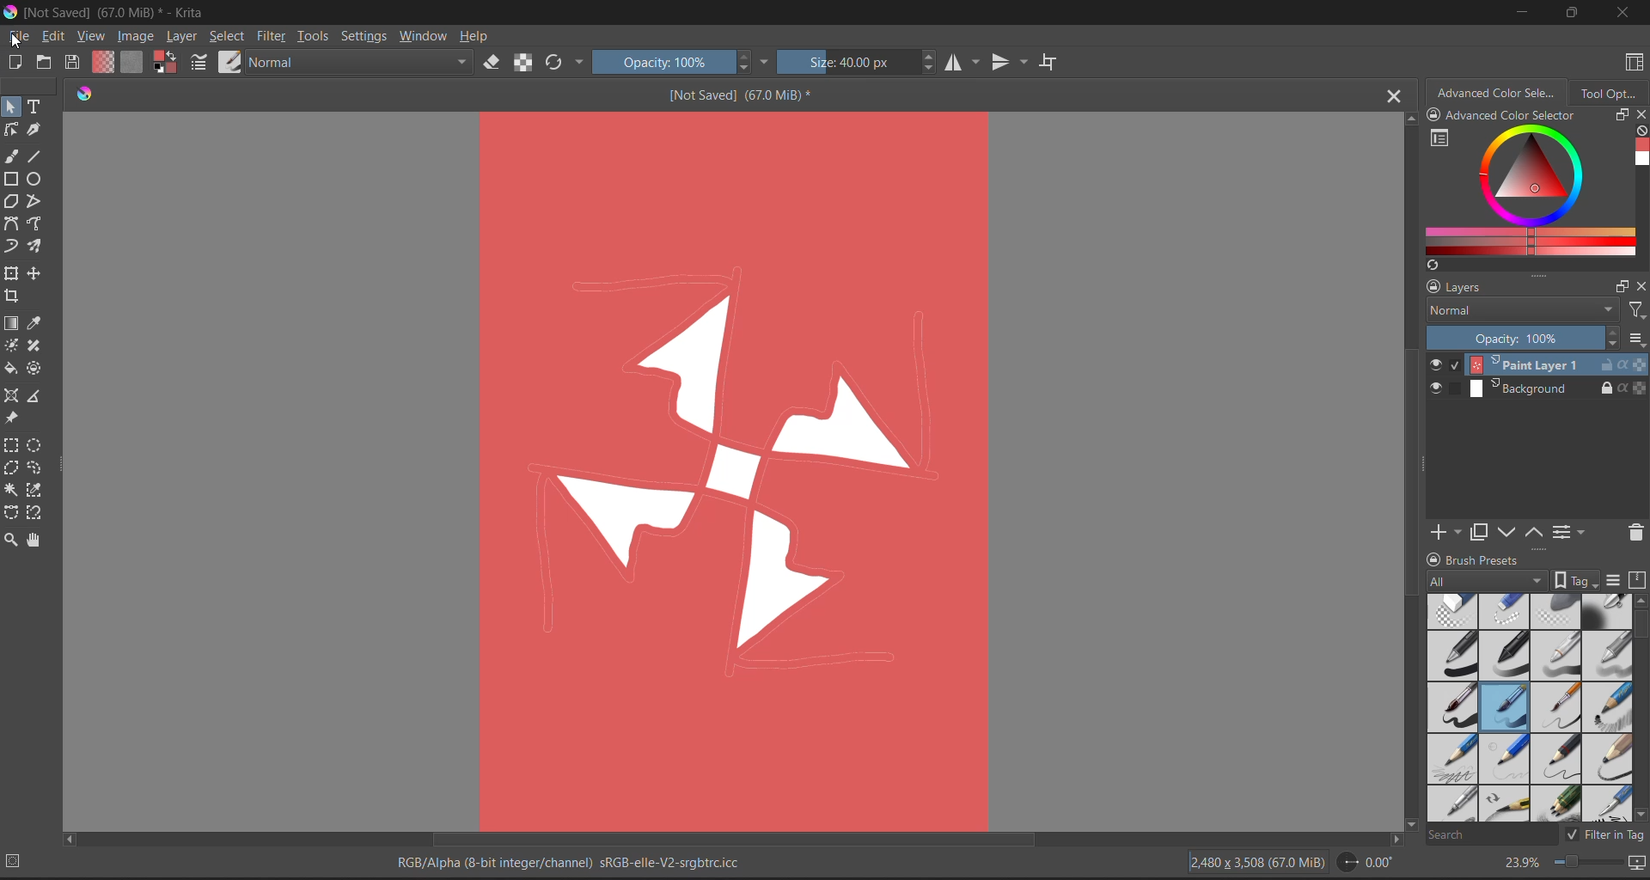  I want to click on filter tag, so click(1605, 836).